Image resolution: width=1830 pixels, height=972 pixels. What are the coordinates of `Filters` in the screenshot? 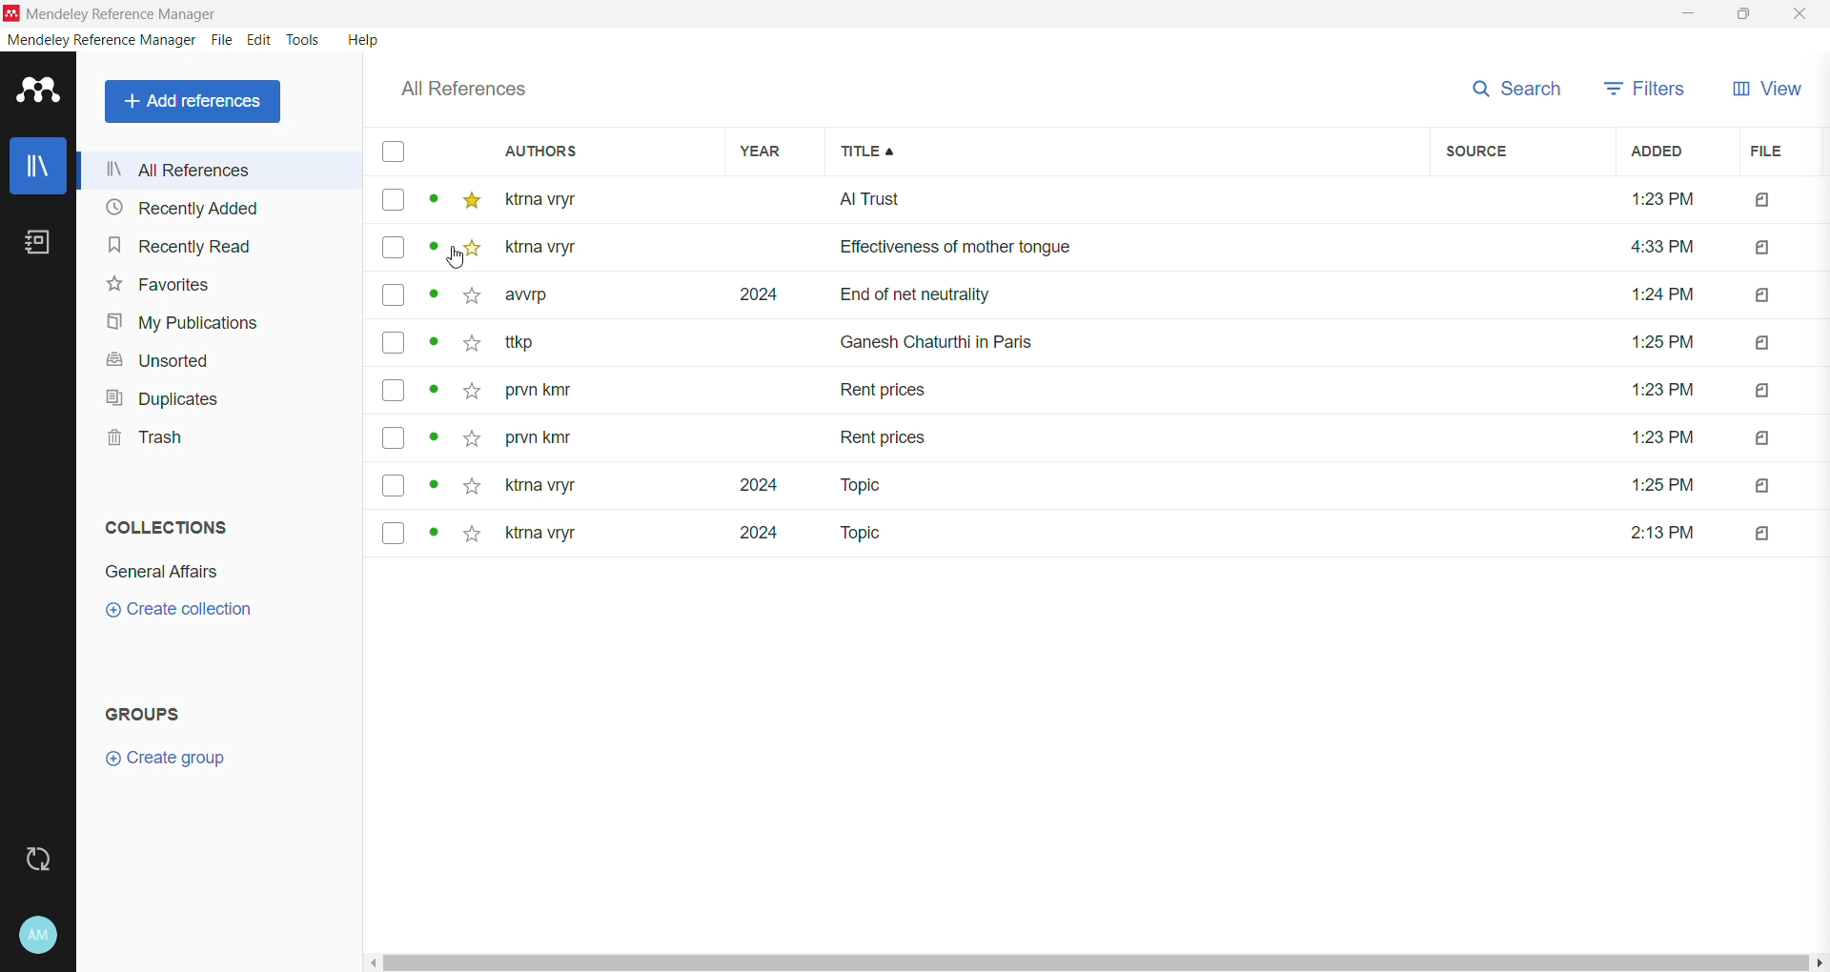 It's located at (1645, 89).